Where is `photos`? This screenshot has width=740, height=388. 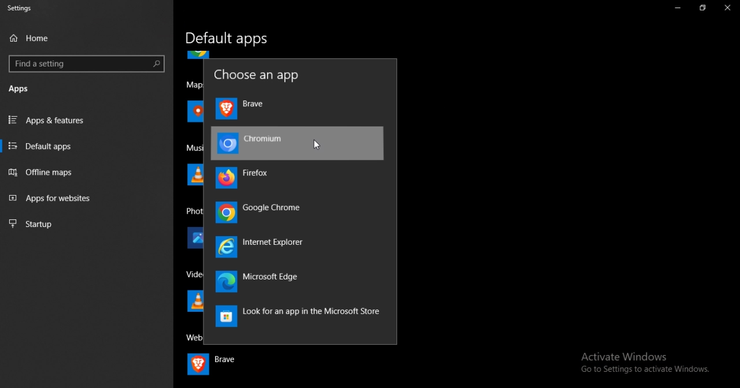 photos is located at coordinates (196, 238).